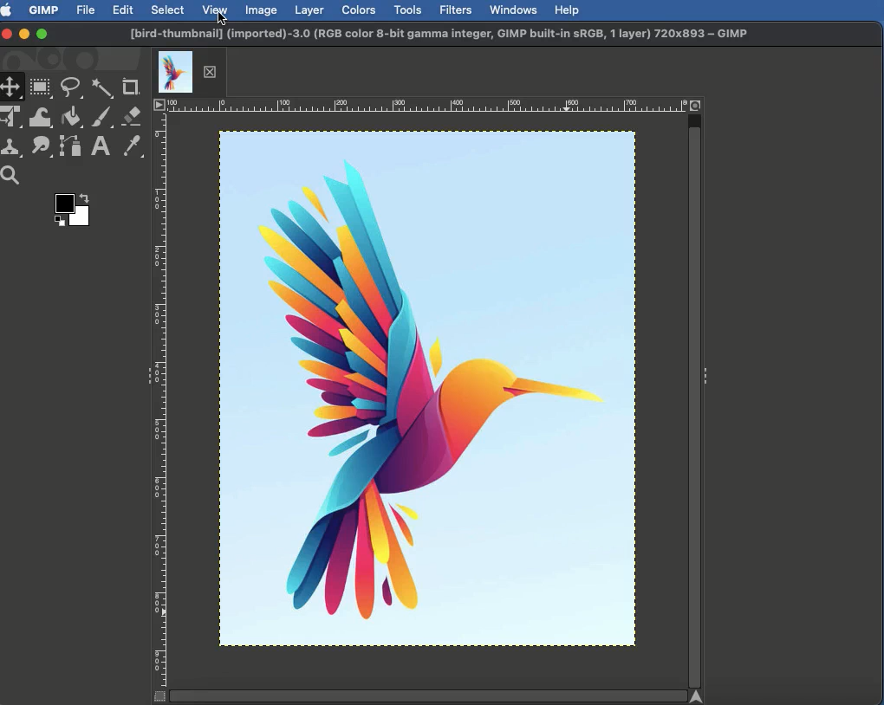  Describe the element at coordinates (226, 20) in the screenshot. I see `cursor` at that location.